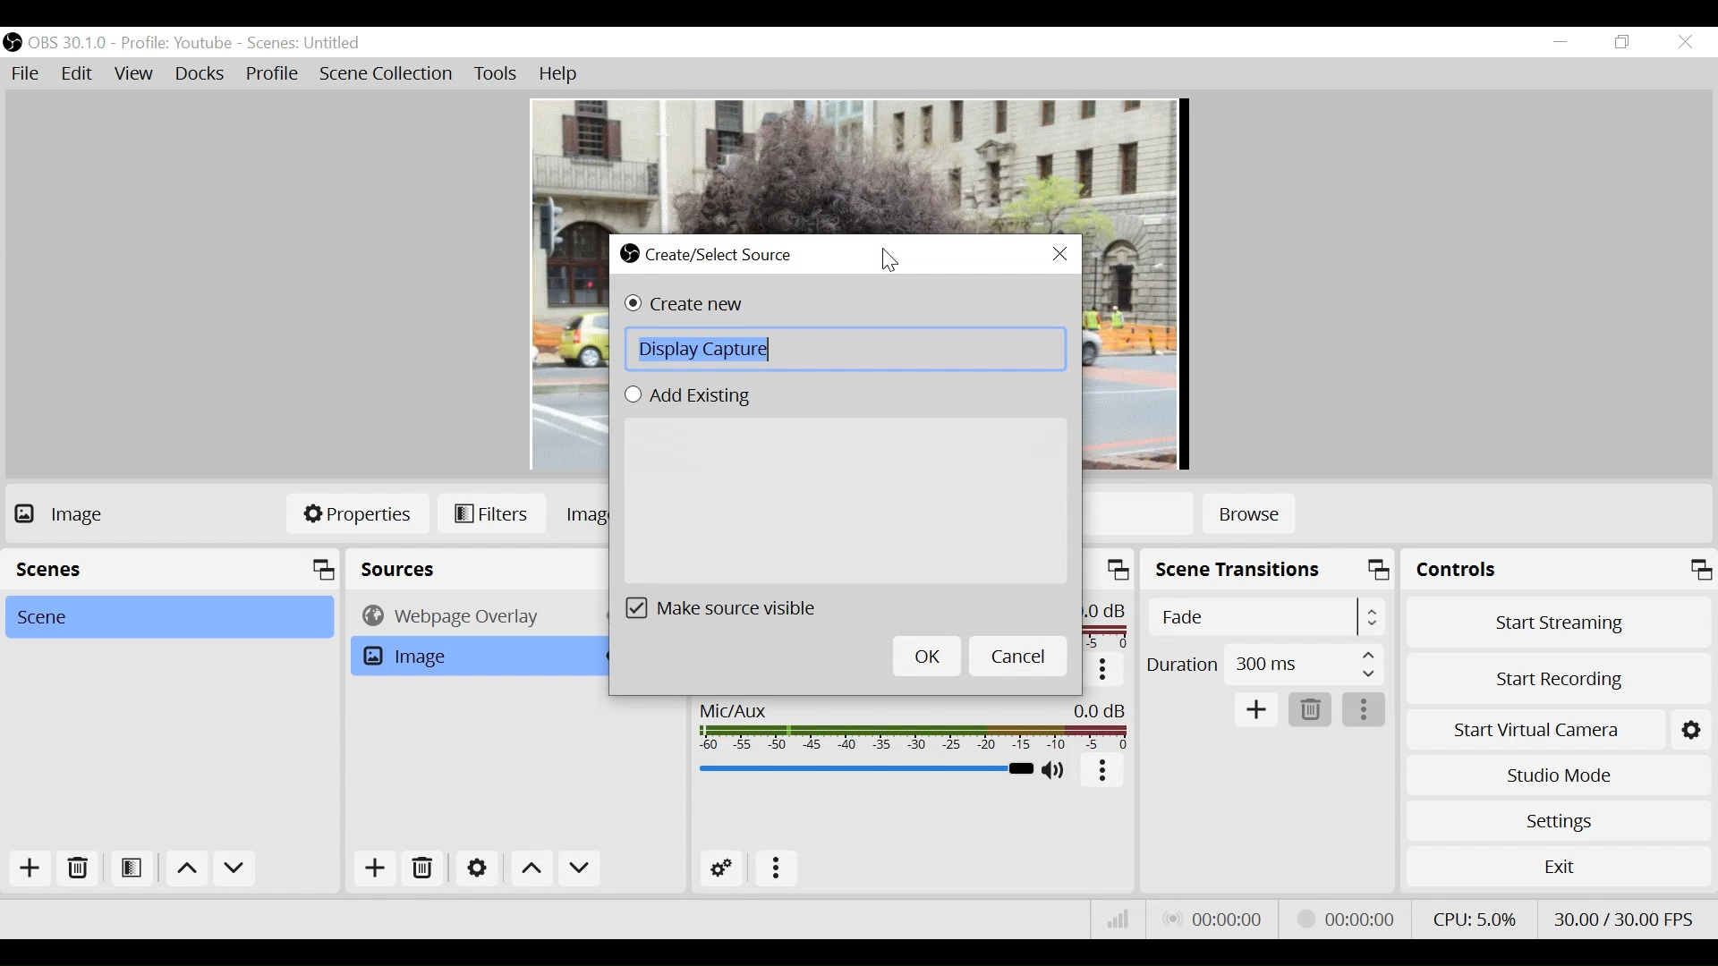 Image resolution: width=1718 pixels, height=966 pixels. What do you see at coordinates (375, 868) in the screenshot?
I see `Add` at bounding box center [375, 868].